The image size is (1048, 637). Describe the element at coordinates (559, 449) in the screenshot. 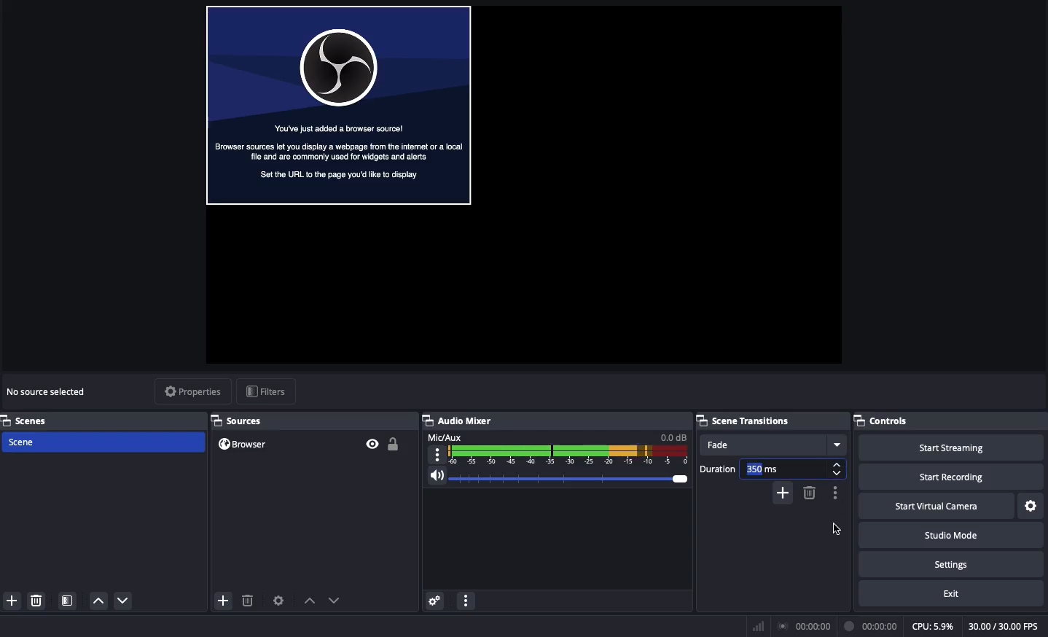

I see `Mic aux` at that location.